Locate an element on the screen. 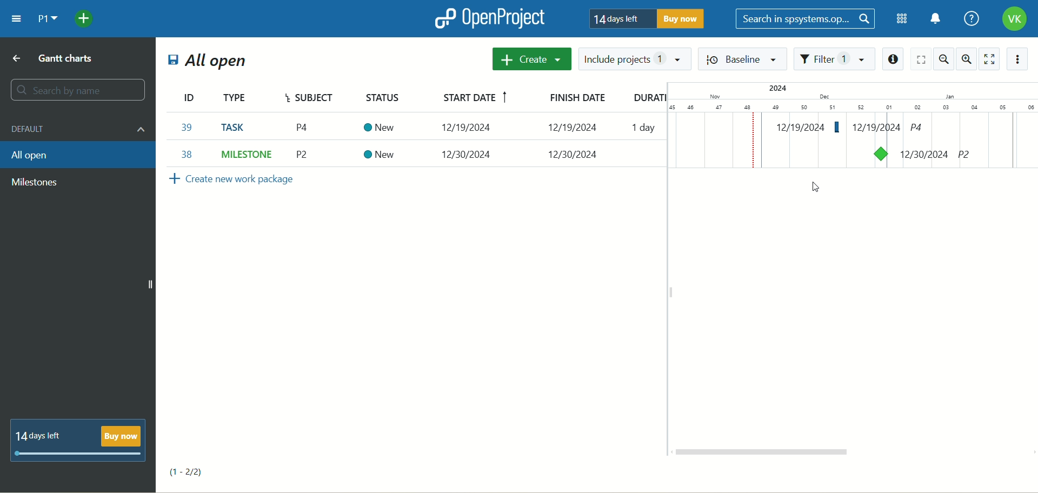 The height and width of the screenshot is (493, 1038). numbers is located at coordinates (852, 108).